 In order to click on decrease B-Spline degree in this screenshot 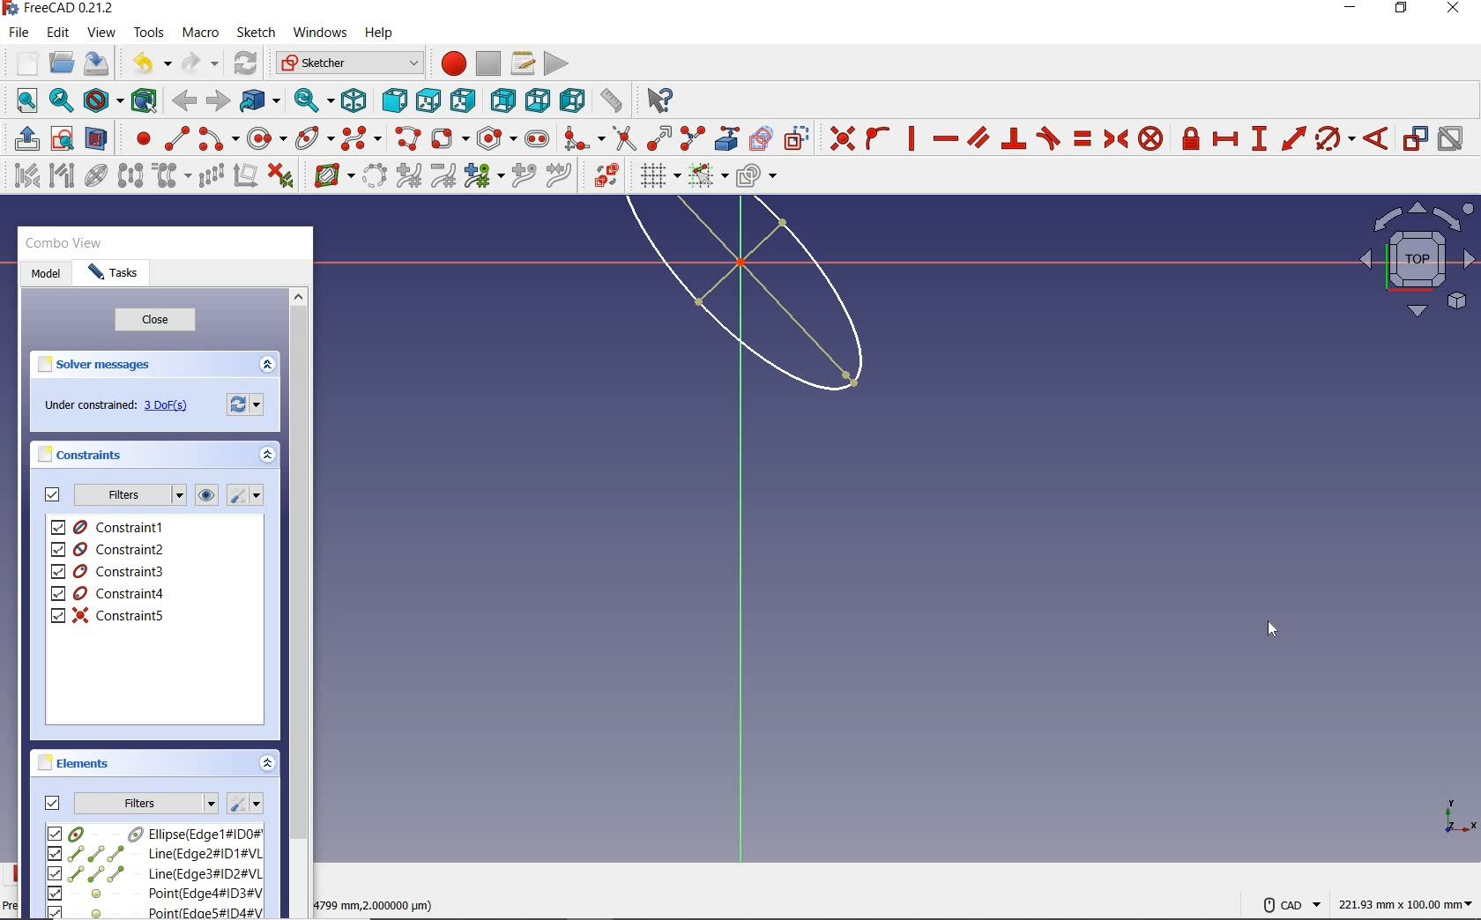, I will do `click(443, 175)`.